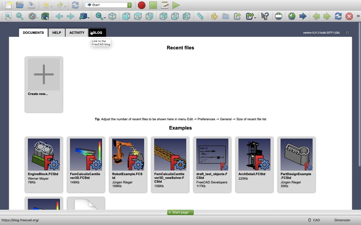  What do you see at coordinates (8, 16) in the screenshot?
I see `align to selection` at bounding box center [8, 16].